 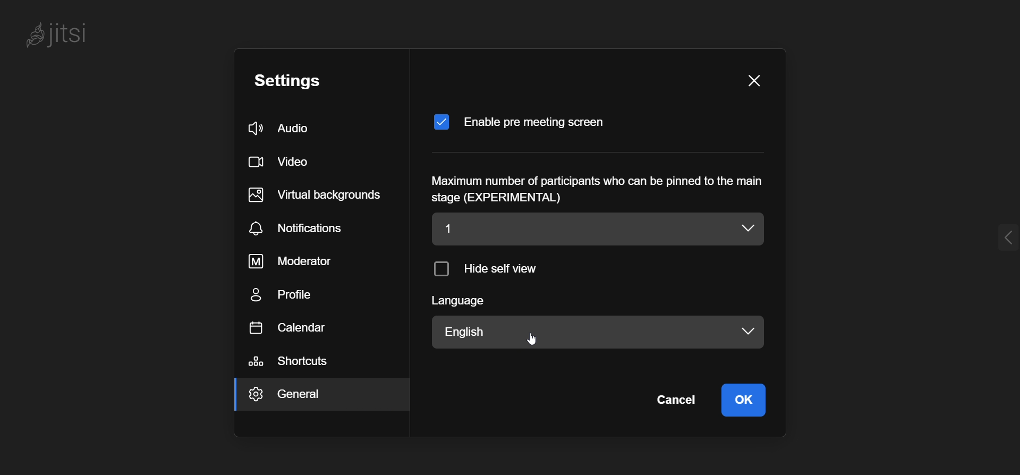 What do you see at coordinates (303, 228) in the screenshot?
I see `notifications` at bounding box center [303, 228].